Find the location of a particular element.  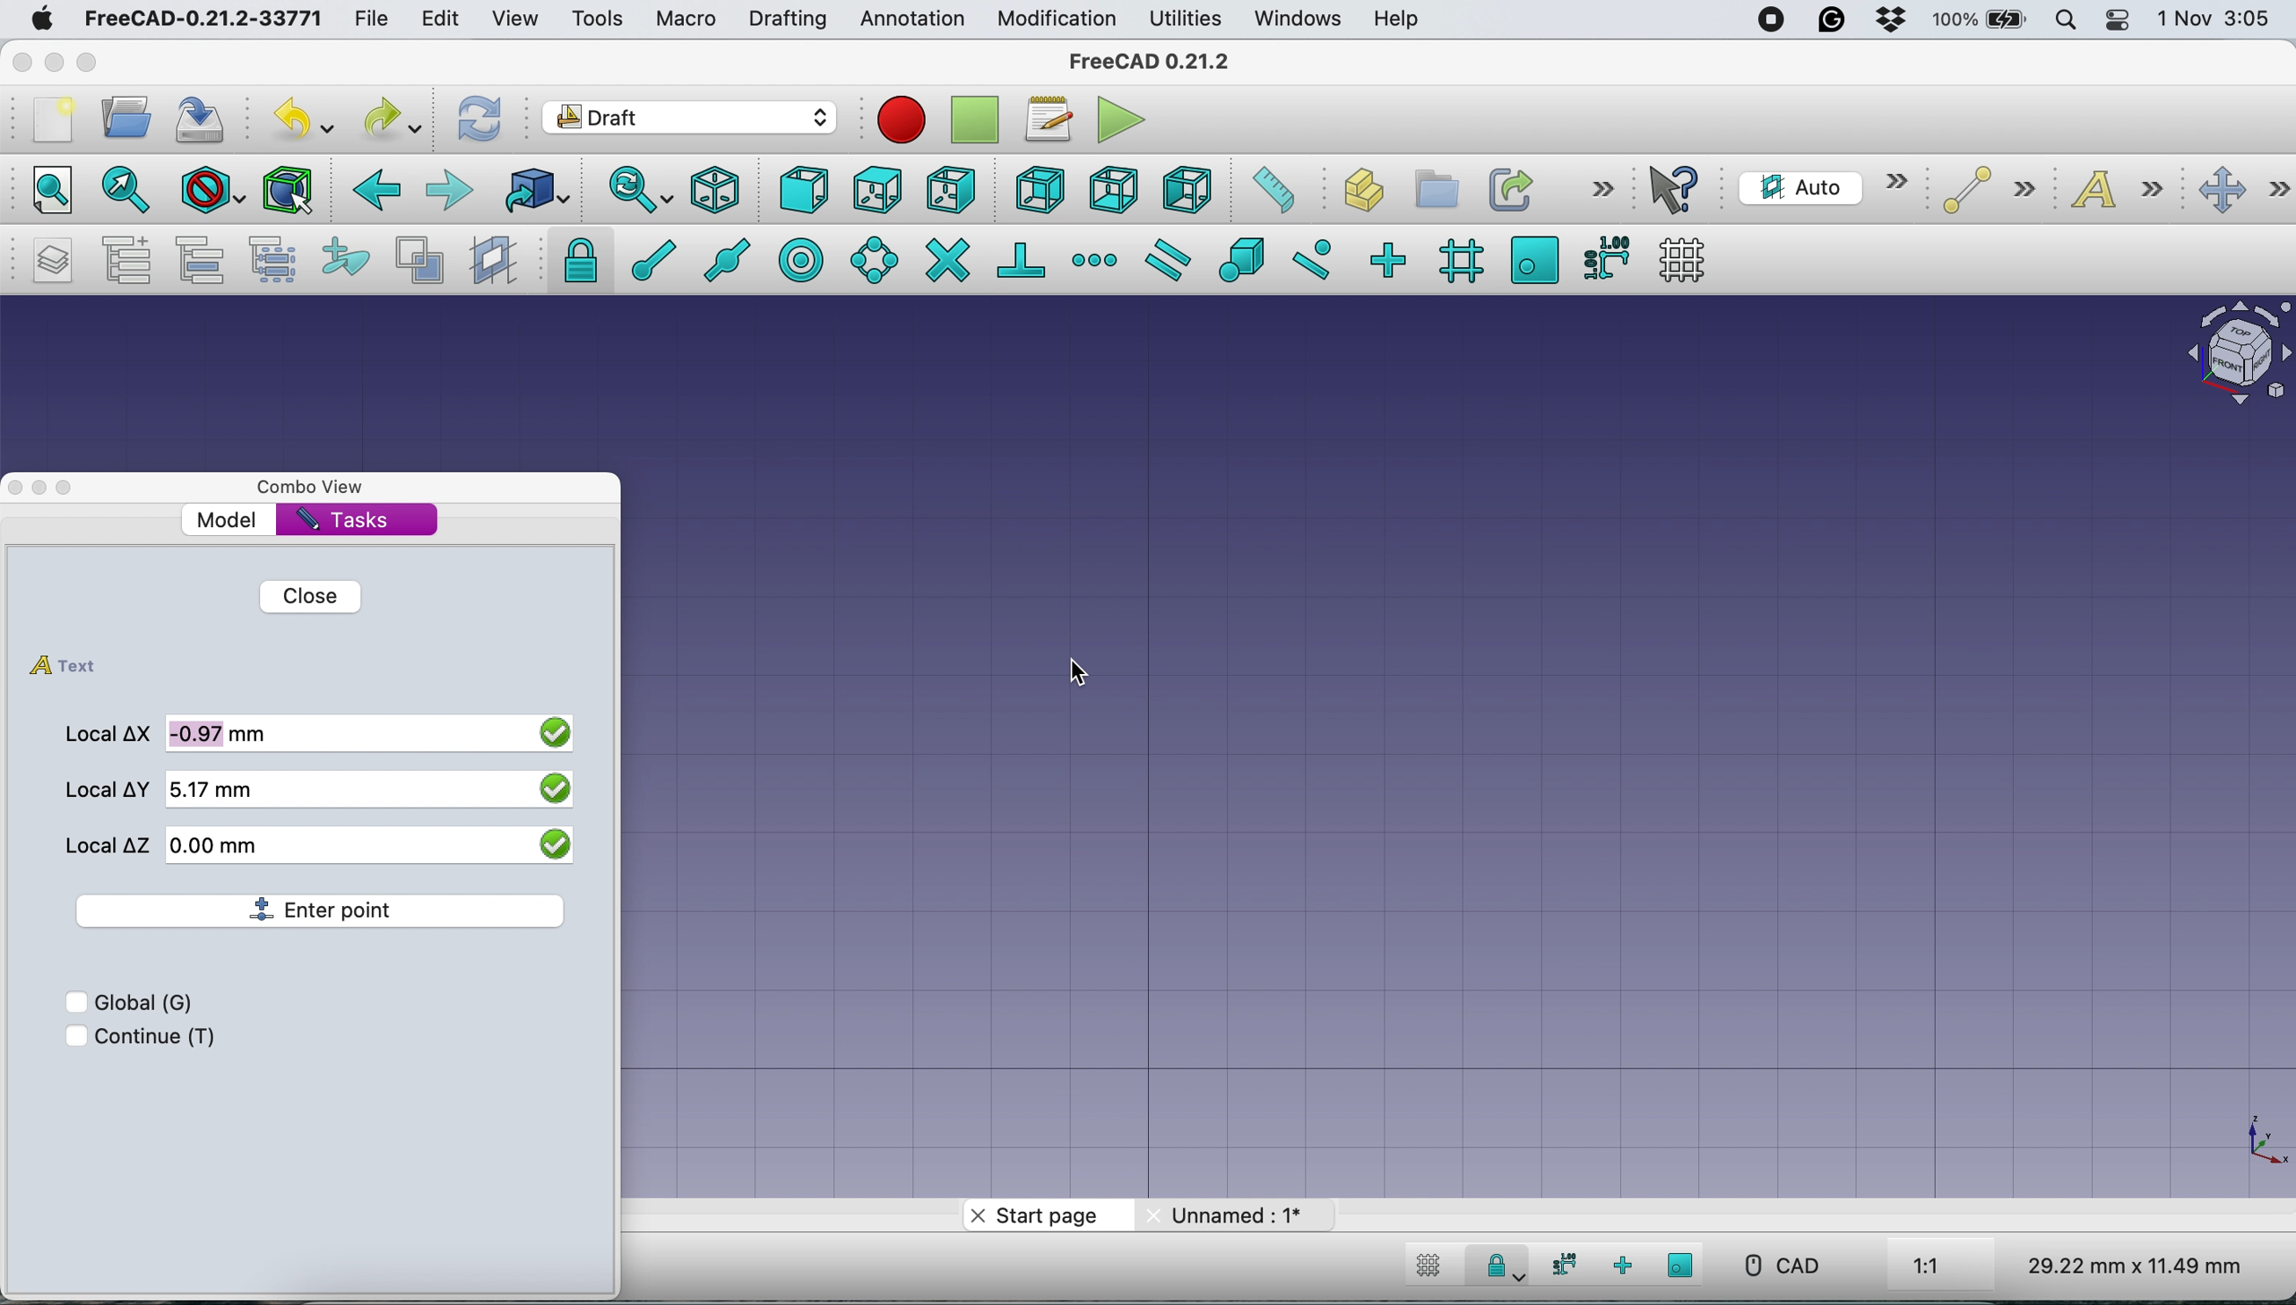

checkbox is located at coordinates (67, 1037).